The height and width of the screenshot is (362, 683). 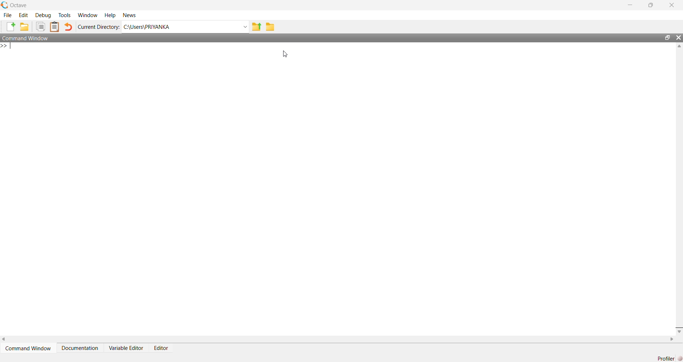 What do you see at coordinates (671, 339) in the screenshot?
I see `Right Scroll` at bounding box center [671, 339].